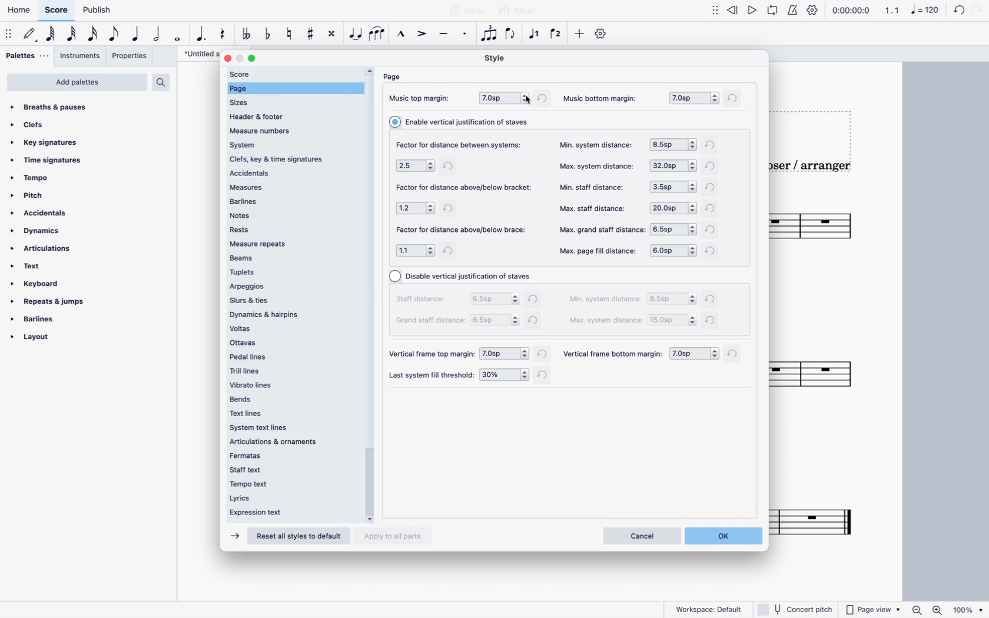 The height and width of the screenshot is (618, 989). I want to click on Note 120, so click(927, 12).